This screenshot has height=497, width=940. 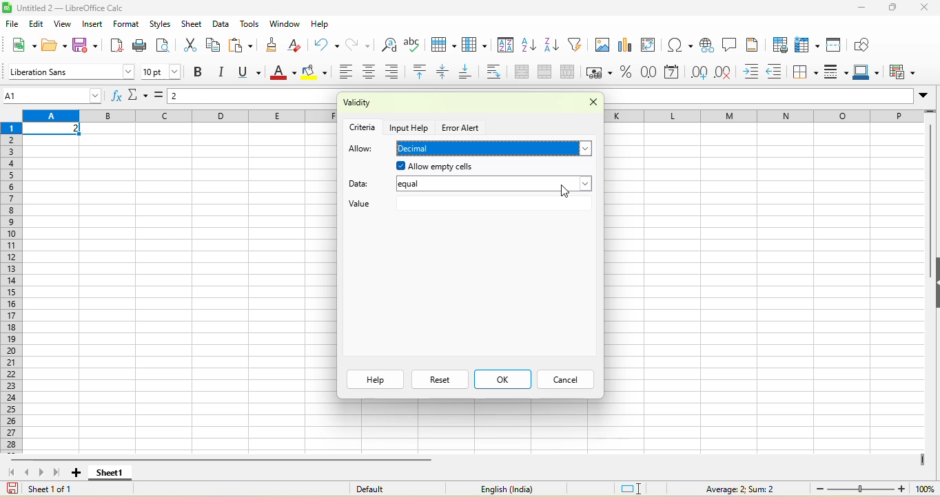 What do you see at coordinates (165, 46) in the screenshot?
I see `print preview` at bounding box center [165, 46].